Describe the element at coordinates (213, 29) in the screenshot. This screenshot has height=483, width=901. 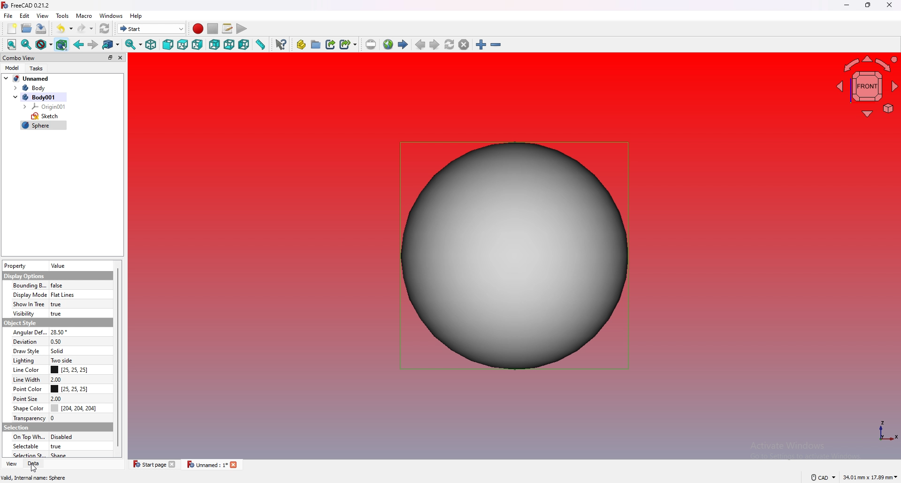
I see `stop macro` at that location.